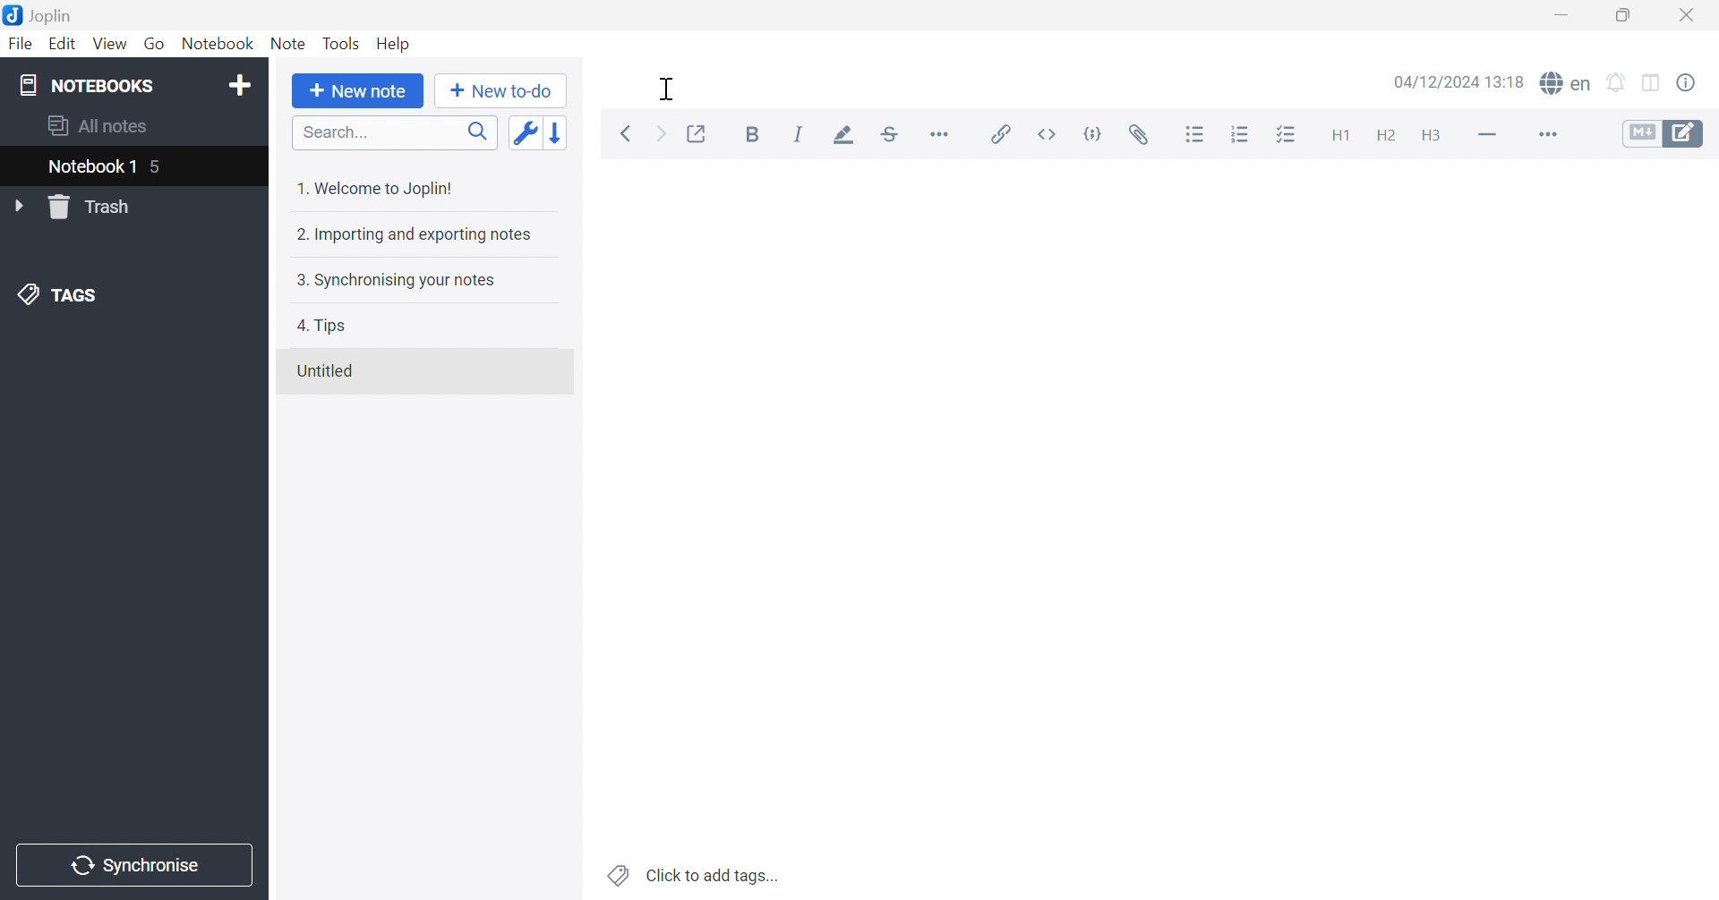 The image size is (1719, 900). What do you see at coordinates (1567, 83) in the screenshot?
I see `spell checker` at bounding box center [1567, 83].